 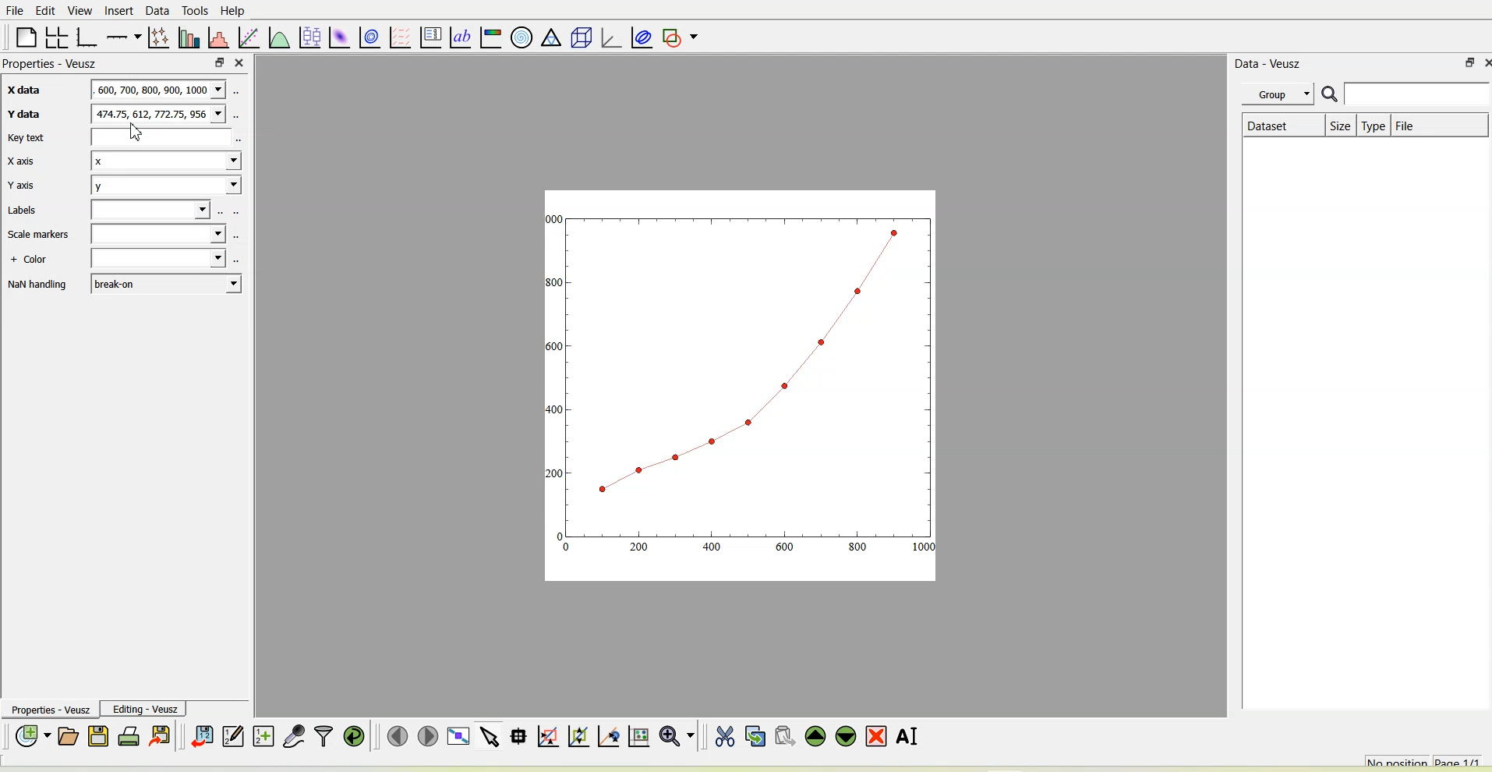 I want to click on Edit, so click(x=46, y=12).